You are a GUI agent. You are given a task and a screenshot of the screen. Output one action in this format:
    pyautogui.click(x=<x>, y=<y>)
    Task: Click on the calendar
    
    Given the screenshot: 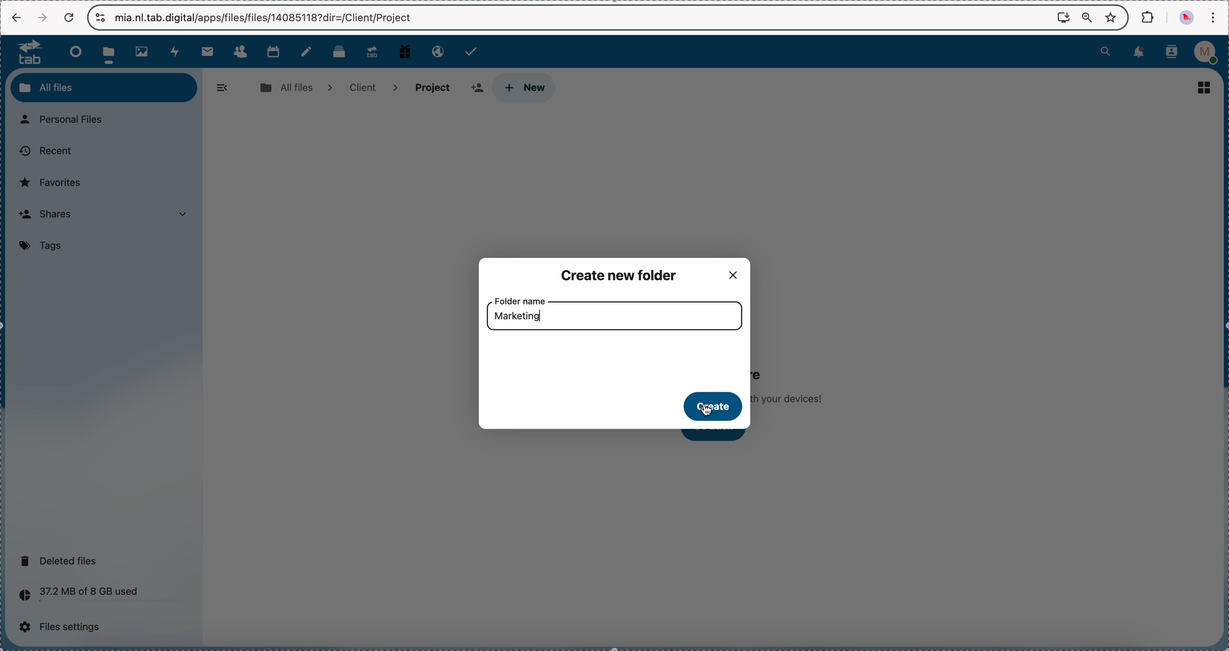 What is the action you would take?
    pyautogui.click(x=273, y=51)
    